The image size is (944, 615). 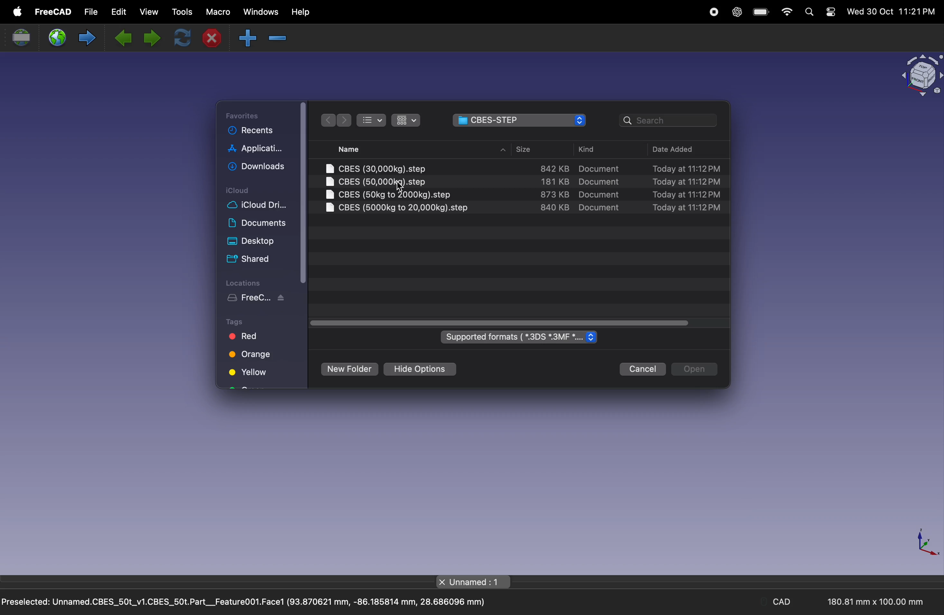 What do you see at coordinates (783, 603) in the screenshot?
I see `CAD` at bounding box center [783, 603].